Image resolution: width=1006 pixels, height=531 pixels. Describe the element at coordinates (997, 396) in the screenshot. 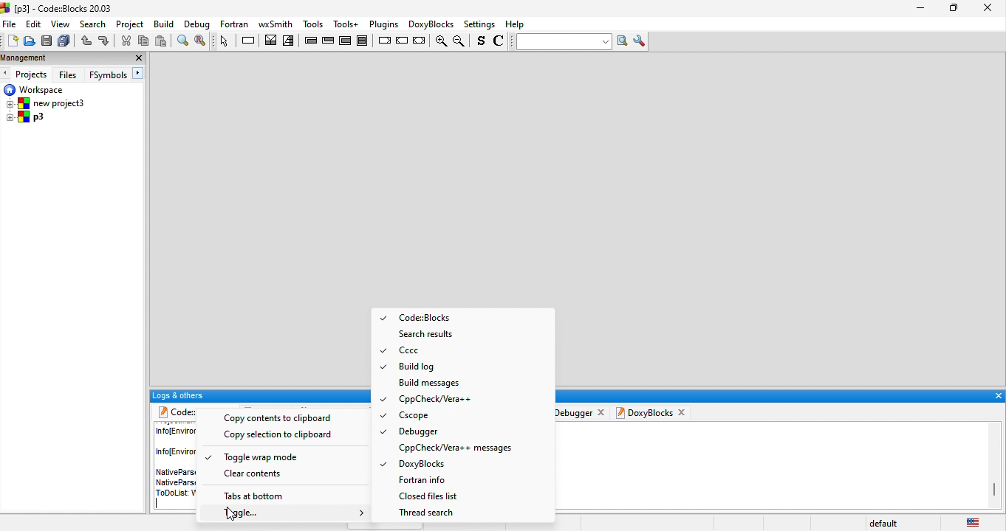

I see `close` at that location.